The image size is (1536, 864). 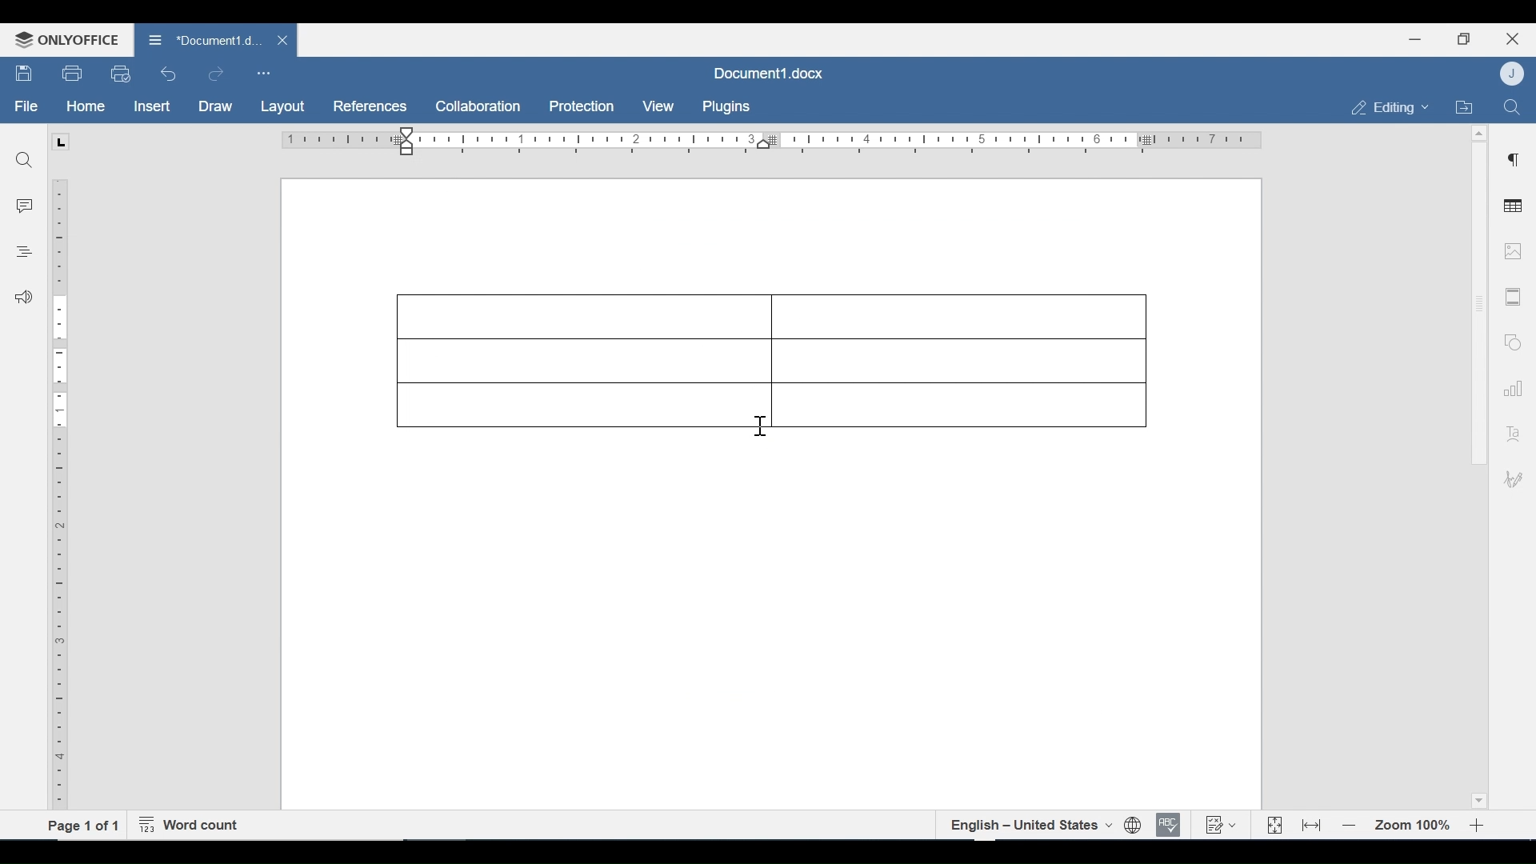 What do you see at coordinates (1463, 39) in the screenshot?
I see `Restore` at bounding box center [1463, 39].